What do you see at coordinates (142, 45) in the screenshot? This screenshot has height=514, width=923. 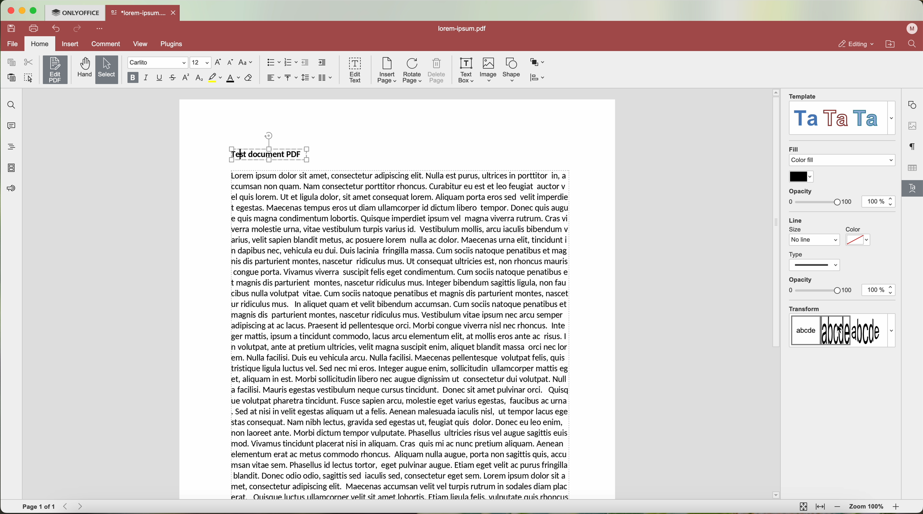 I see `view` at bounding box center [142, 45].